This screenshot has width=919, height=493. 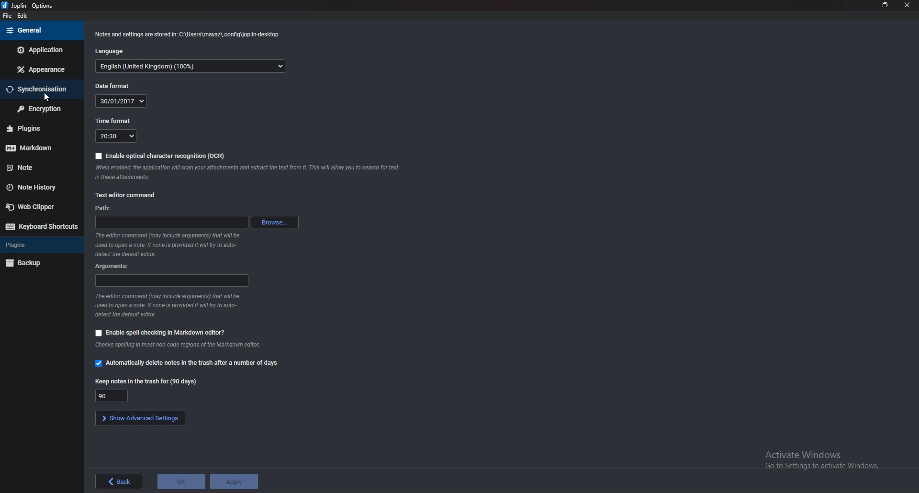 What do you see at coordinates (181, 480) in the screenshot?
I see `ok` at bounding box center [181, 480].